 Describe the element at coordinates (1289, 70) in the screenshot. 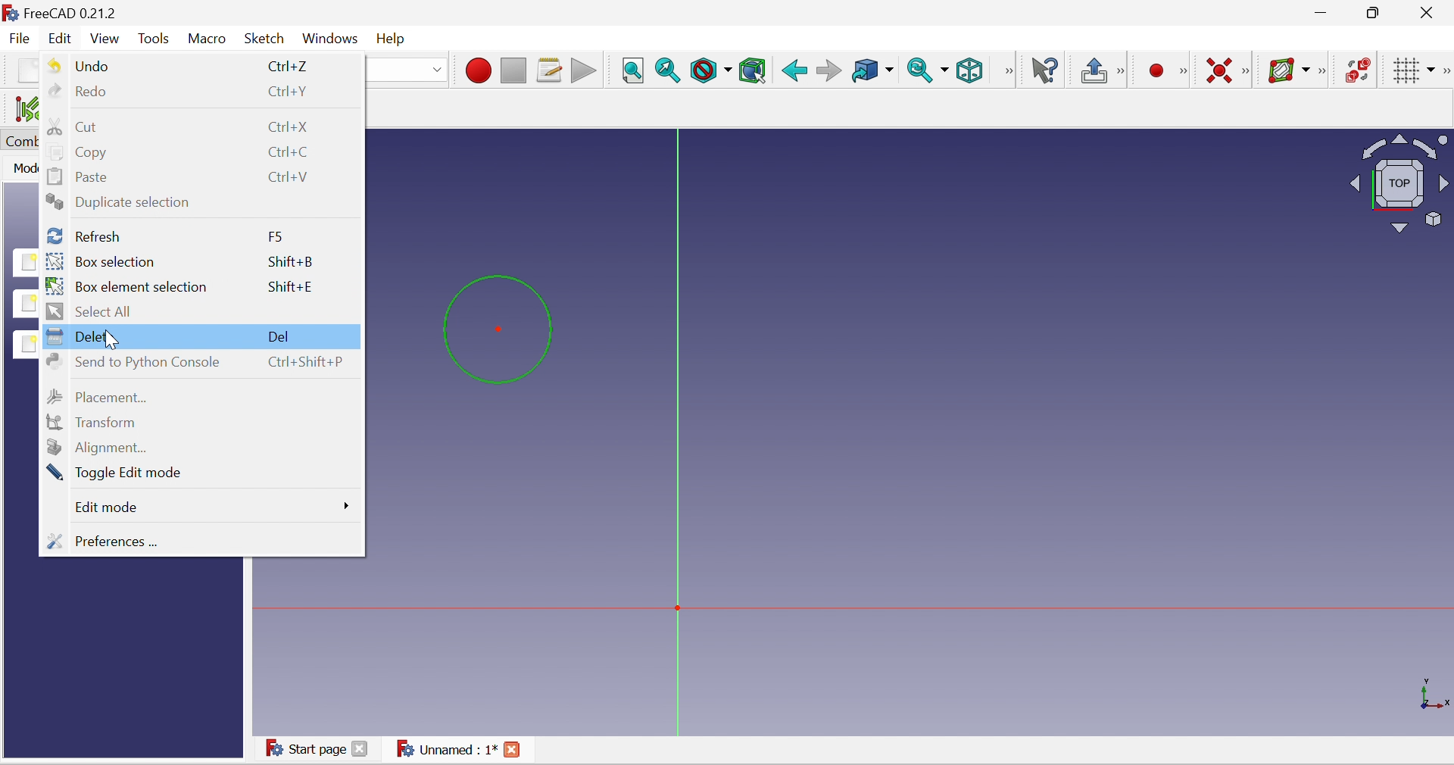

I see `Show/hide B-spline information layer` at that location.